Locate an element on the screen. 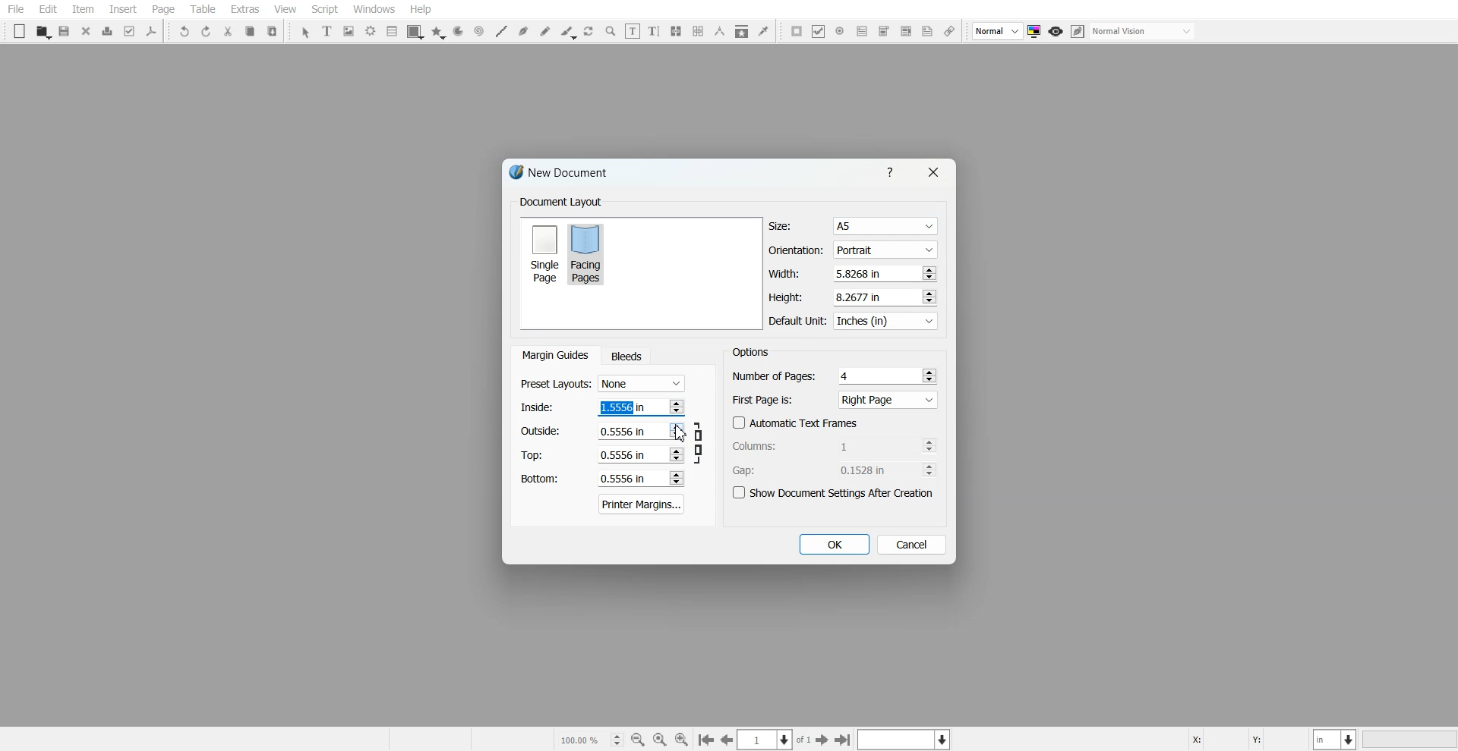 The image size is (1458, 751). Single Page is located at coordinates (544, 253).